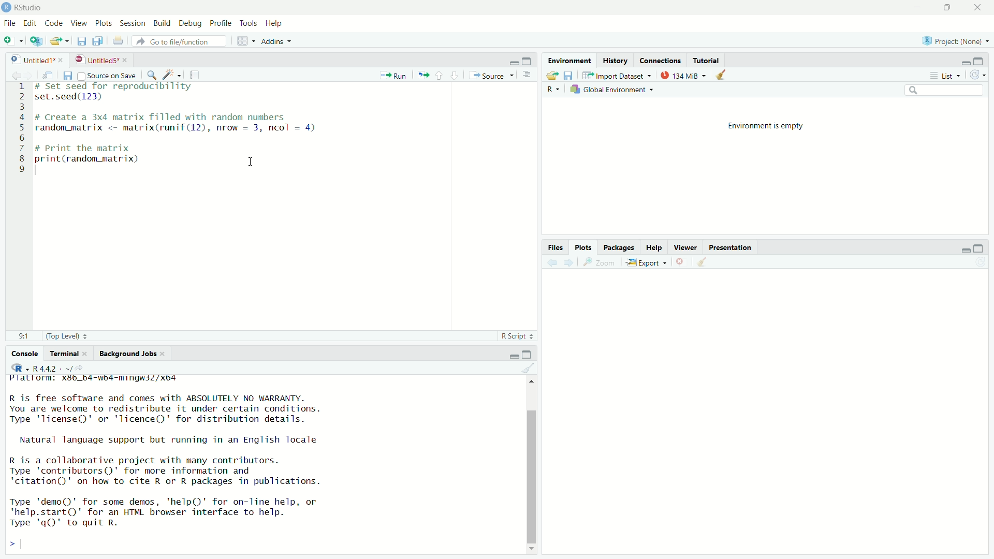 This screenshot has width=994, height=559. What do you see at coordinates (511, 354) in the screenshot?
I see `minimise` at bounding box center [511, 354].